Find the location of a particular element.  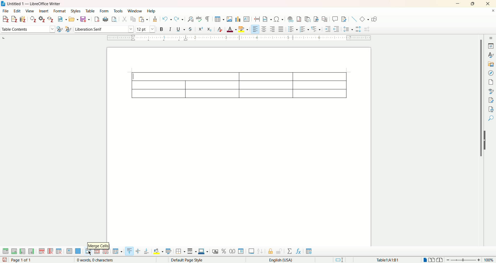

decrease indent is located at coordinates (337, 30).